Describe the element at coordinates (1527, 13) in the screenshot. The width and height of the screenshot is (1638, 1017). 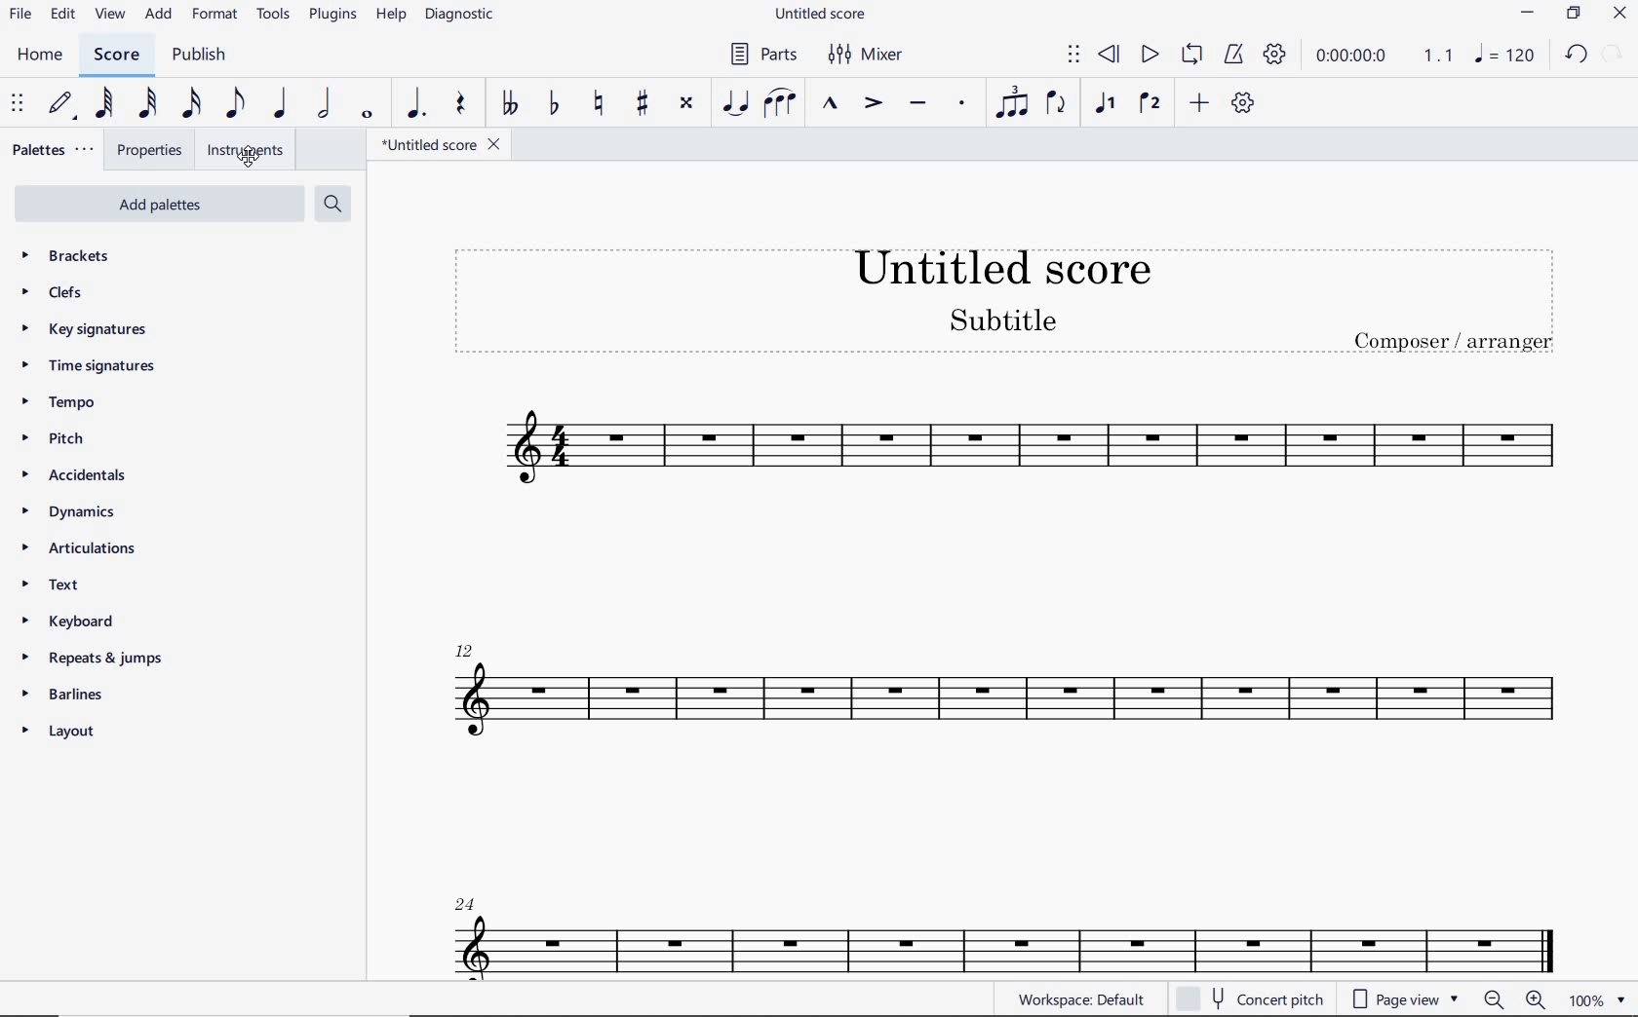
I see `minimize` at that location.